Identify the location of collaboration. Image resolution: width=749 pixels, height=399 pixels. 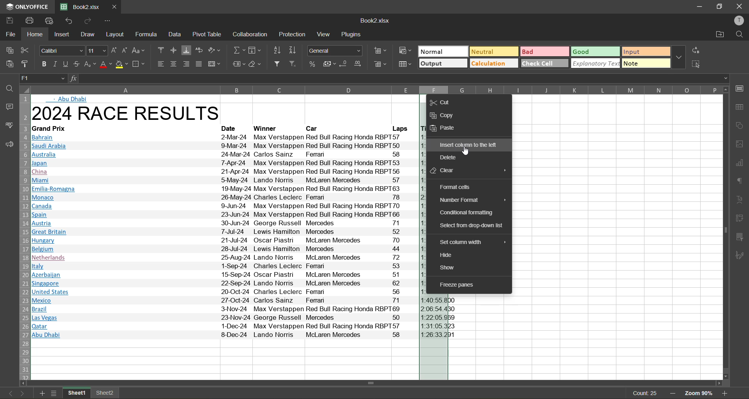
(250, 34).